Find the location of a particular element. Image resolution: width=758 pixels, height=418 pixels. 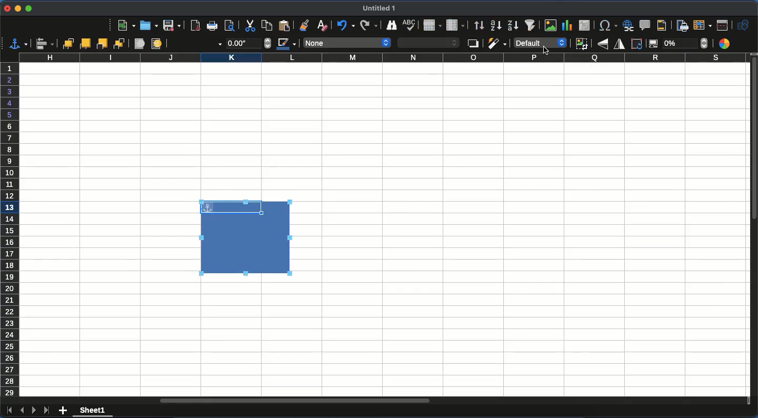

comment is located at coordinates (645, 25).